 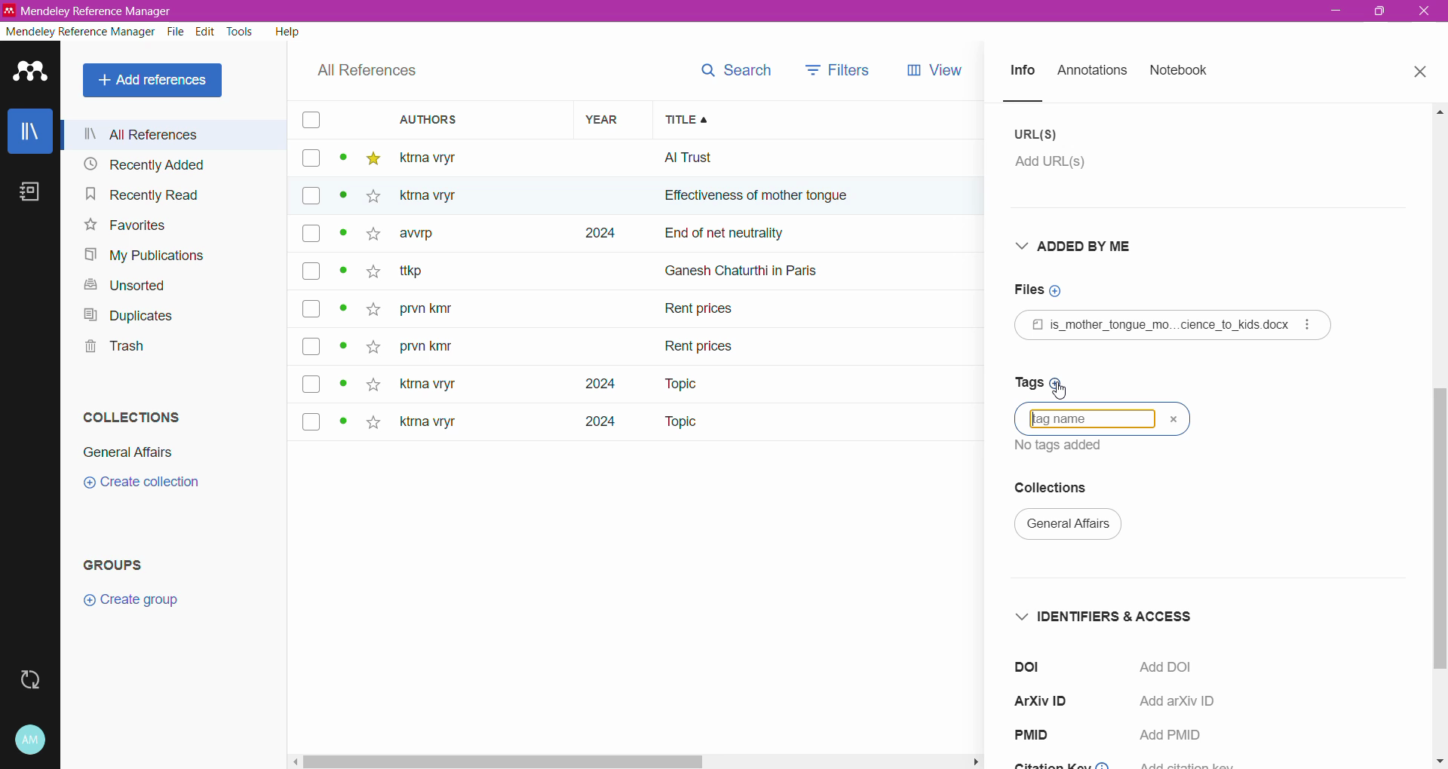 I want to click on Click to add URL(s), so click(x=1060, y=166).